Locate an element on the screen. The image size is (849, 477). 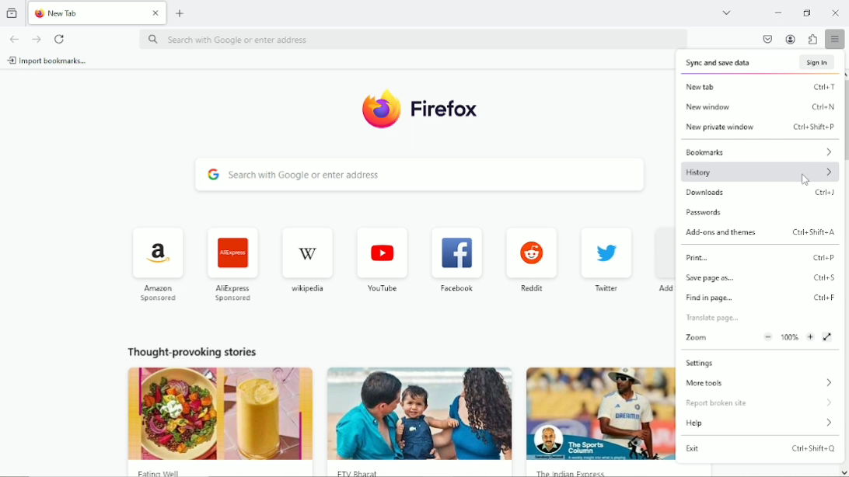
Translate page is located at coordinates (718, 319).